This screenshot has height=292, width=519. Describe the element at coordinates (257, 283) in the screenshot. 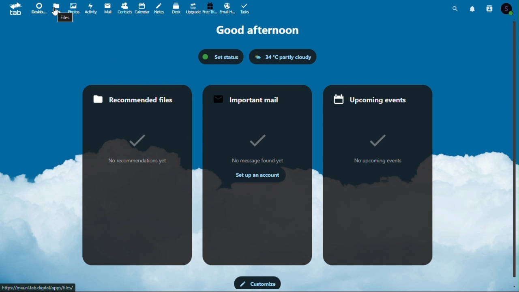

I see `Customise` at that location.